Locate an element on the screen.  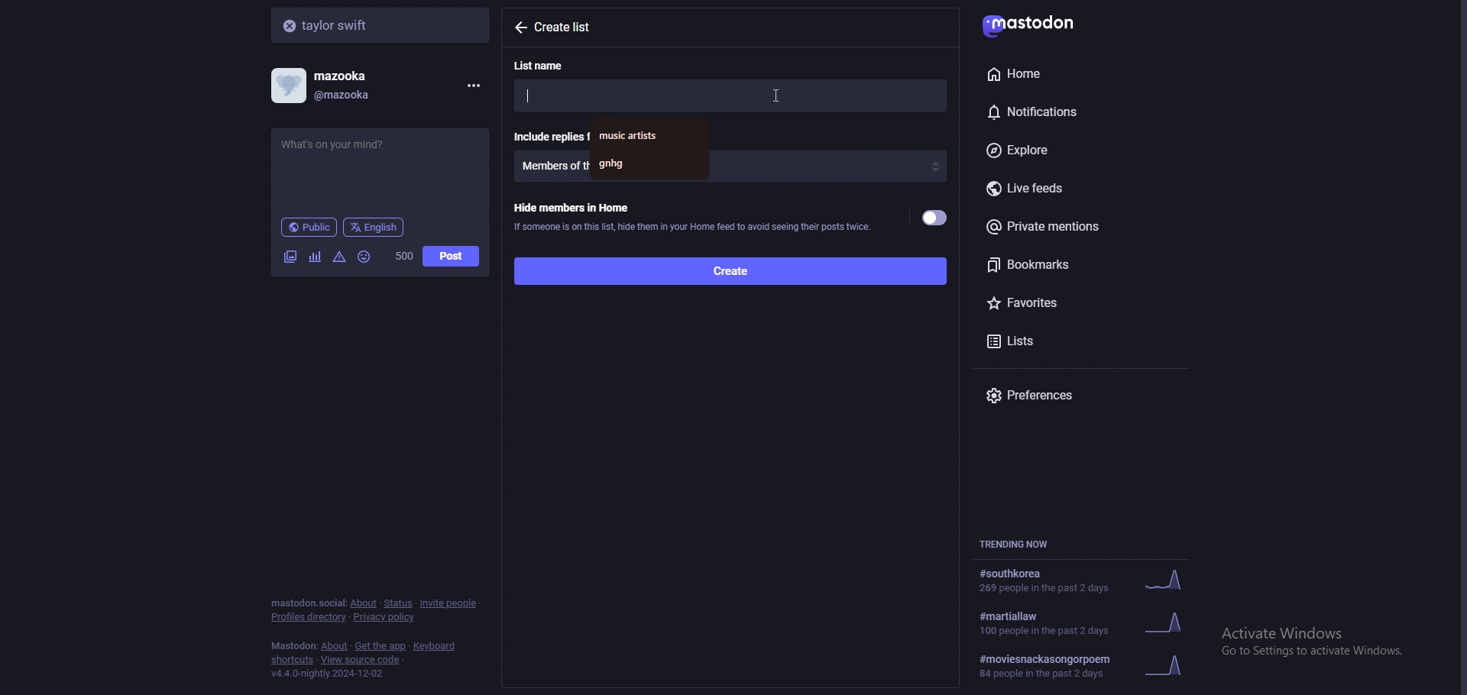
list name input is located at coordinates (730, 95).